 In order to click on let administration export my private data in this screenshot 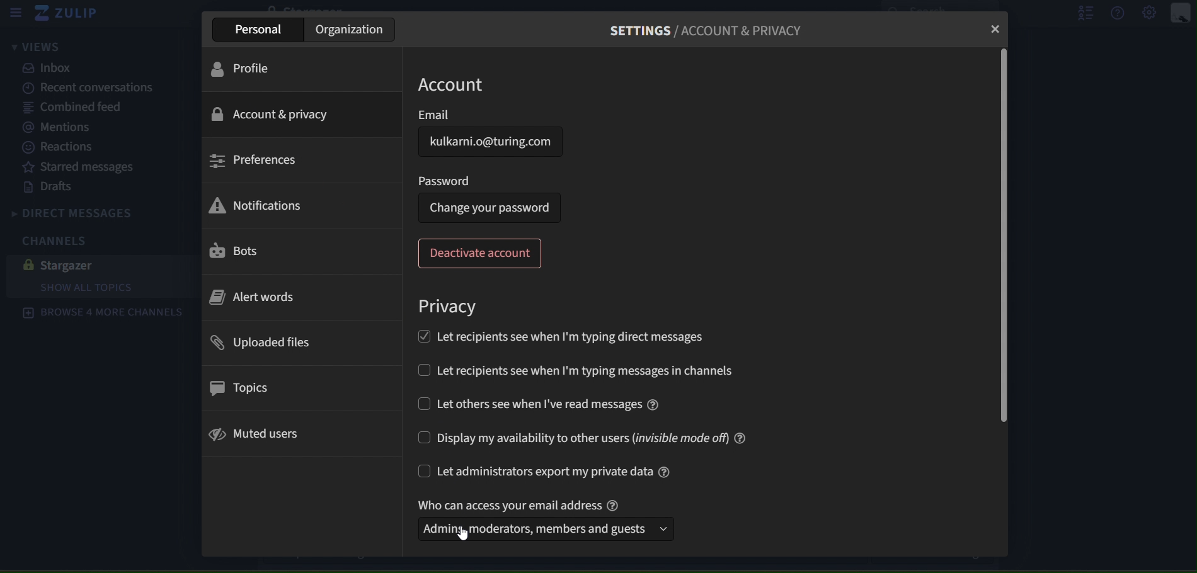, I will do `click(547, 473)`.